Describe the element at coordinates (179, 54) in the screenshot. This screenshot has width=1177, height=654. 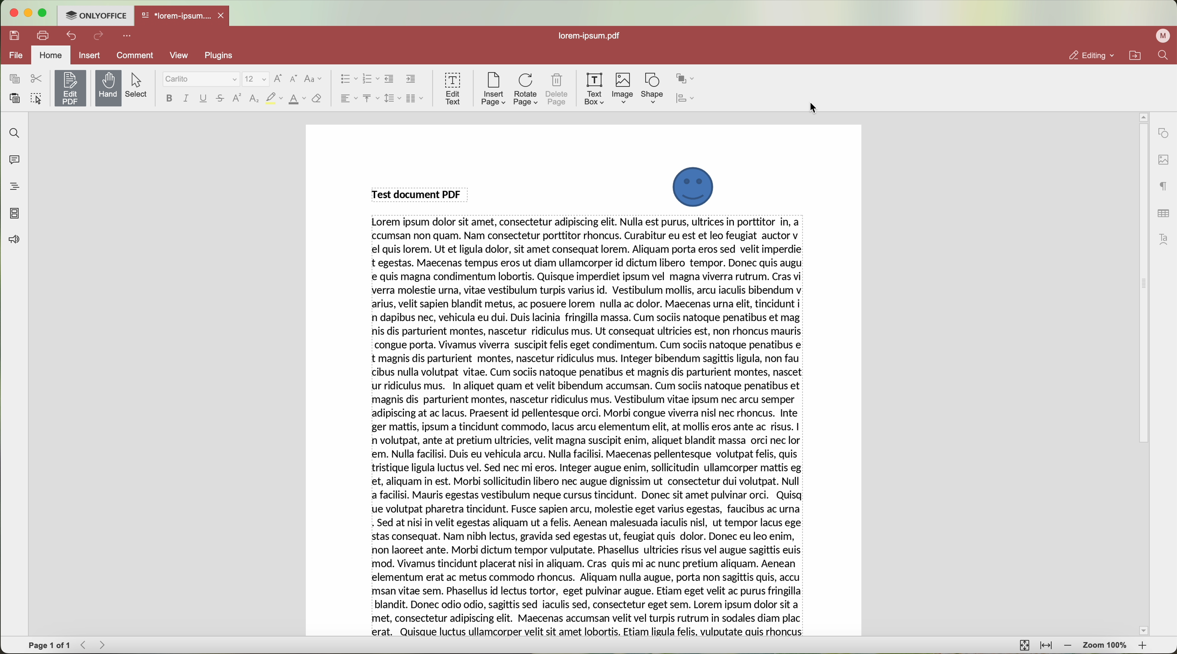
I see `view` at that location.